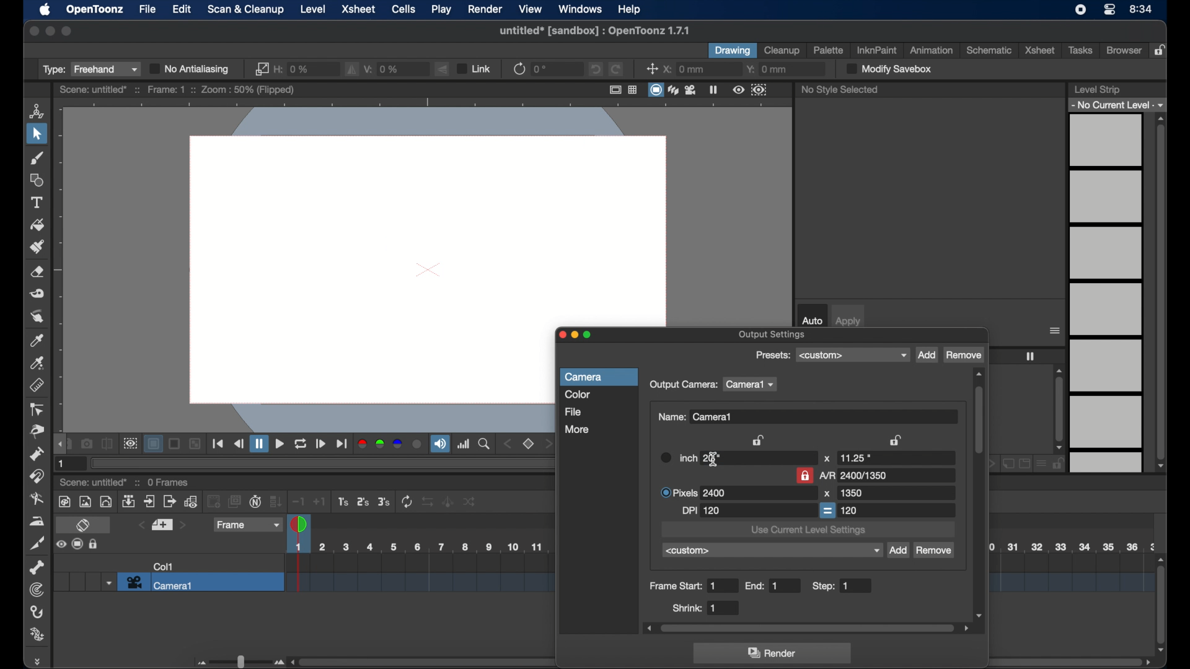  I want to click on remove, so click(964, 355).